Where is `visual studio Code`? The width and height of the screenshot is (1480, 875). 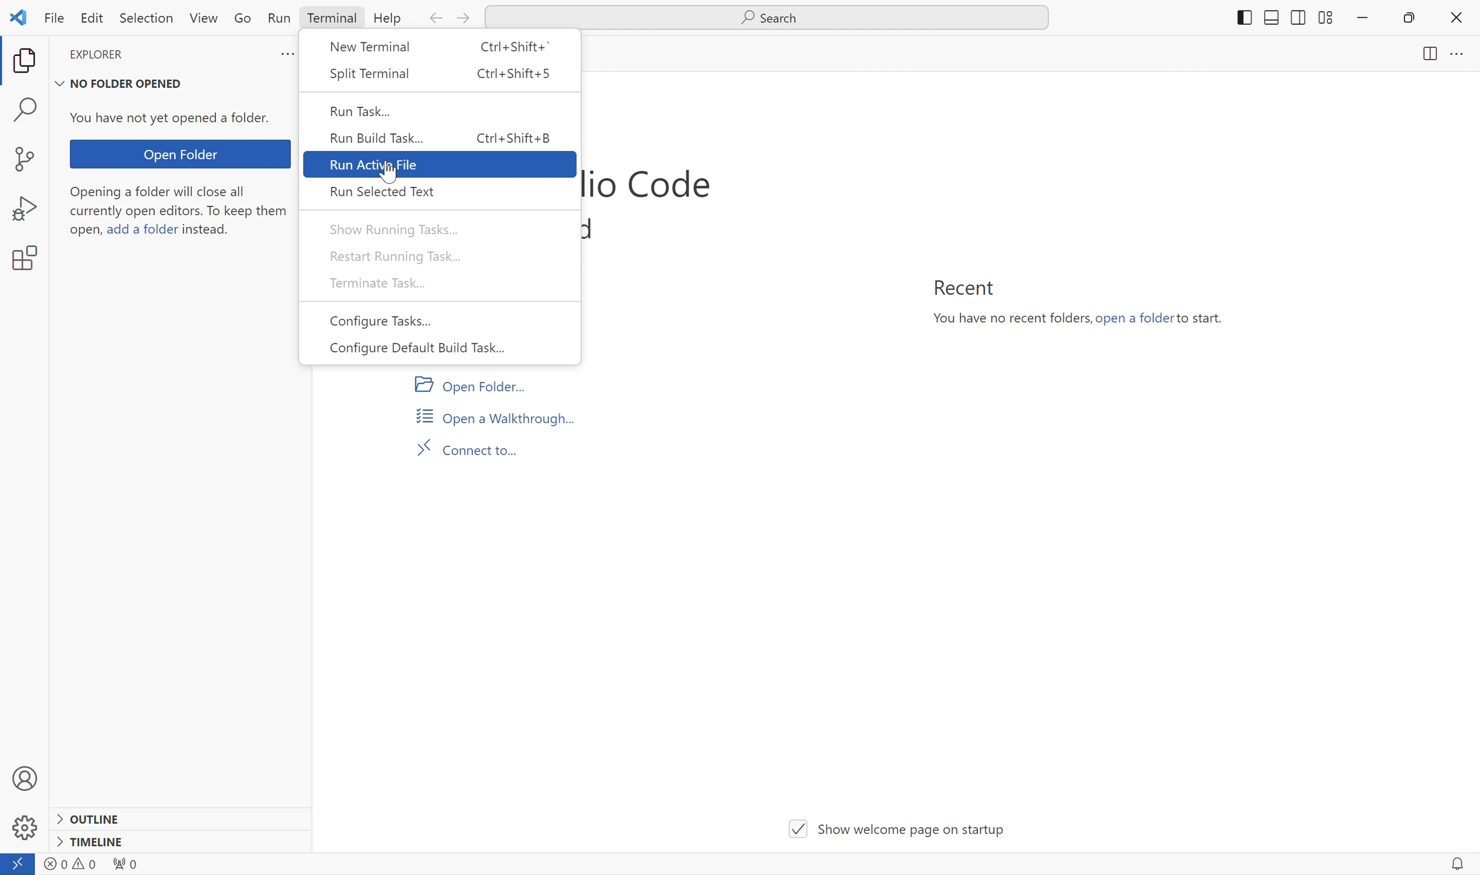
visual studio Code is located at coordinates (647, 185).